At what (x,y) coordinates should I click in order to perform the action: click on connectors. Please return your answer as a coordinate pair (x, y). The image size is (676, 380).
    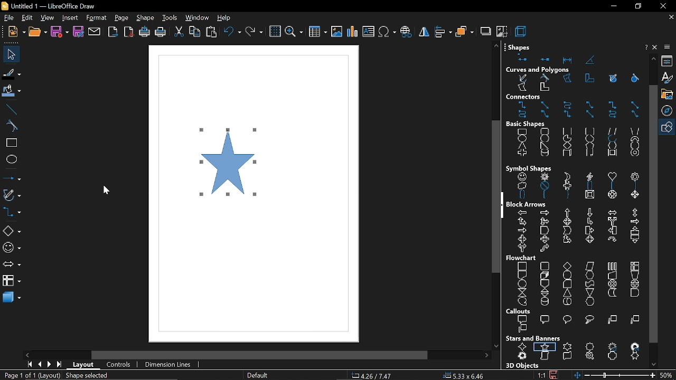
    Looking at the image, I should click on (524, 97).